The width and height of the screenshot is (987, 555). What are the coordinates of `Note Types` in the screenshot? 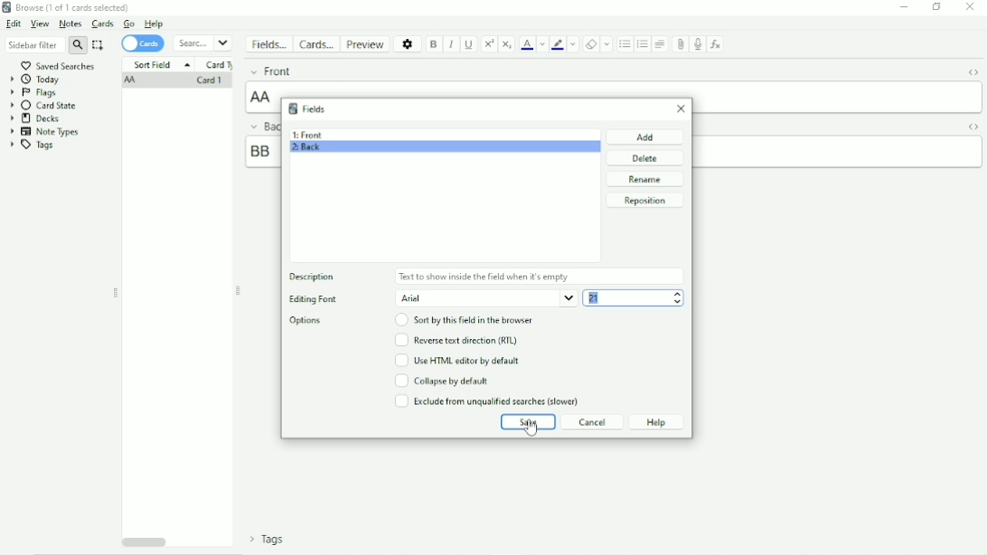 It's located at (45, 132).